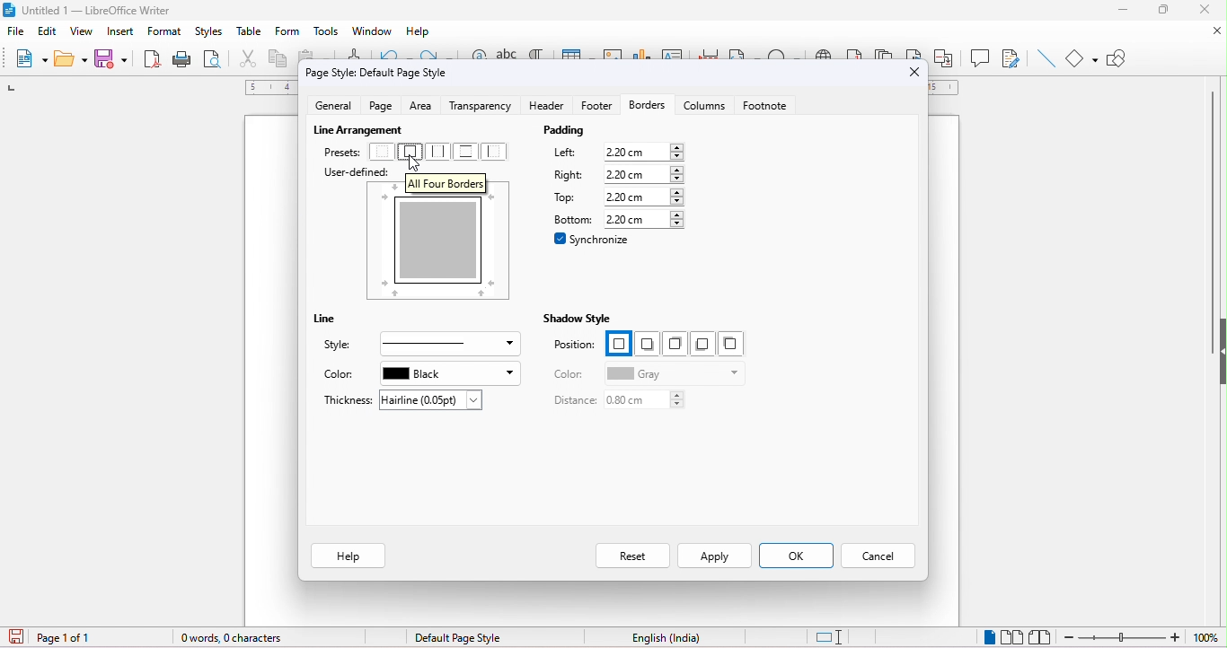  I want to click on open, so click(69, 61).